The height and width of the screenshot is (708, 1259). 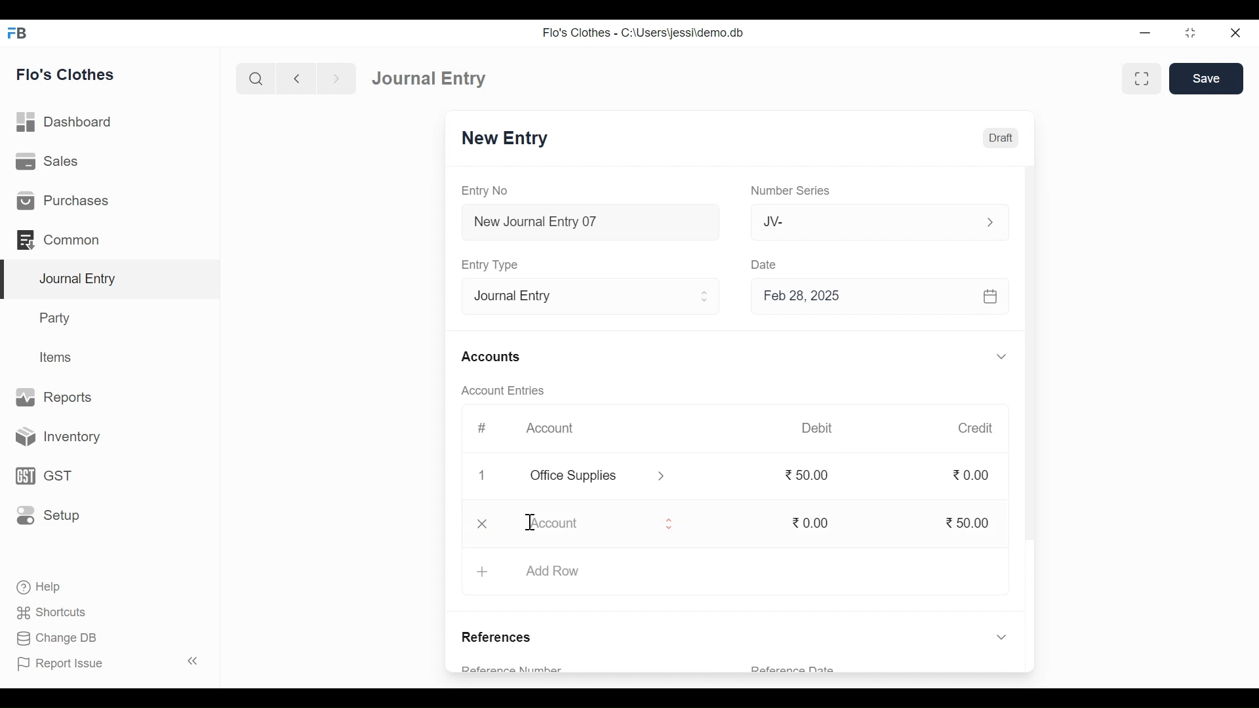 What do you see at coordinates (60, 239) in the screenshot?
I see `Common` at bounding box center [60, 239].